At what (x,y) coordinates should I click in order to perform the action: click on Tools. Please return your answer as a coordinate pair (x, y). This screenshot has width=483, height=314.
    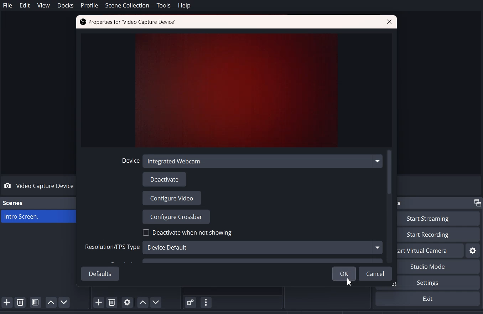
    Looking at the image, I should click on (163, 6).